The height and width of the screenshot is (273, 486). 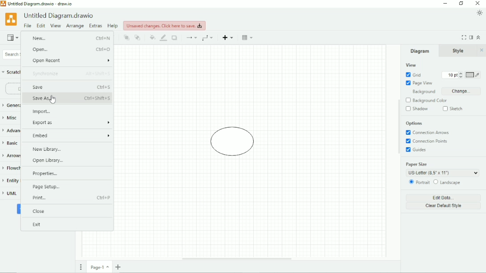 What do you see at coordinates (11, 180) in the screenshot?
I see `Entity Relation` at bounding box center [11, 180].